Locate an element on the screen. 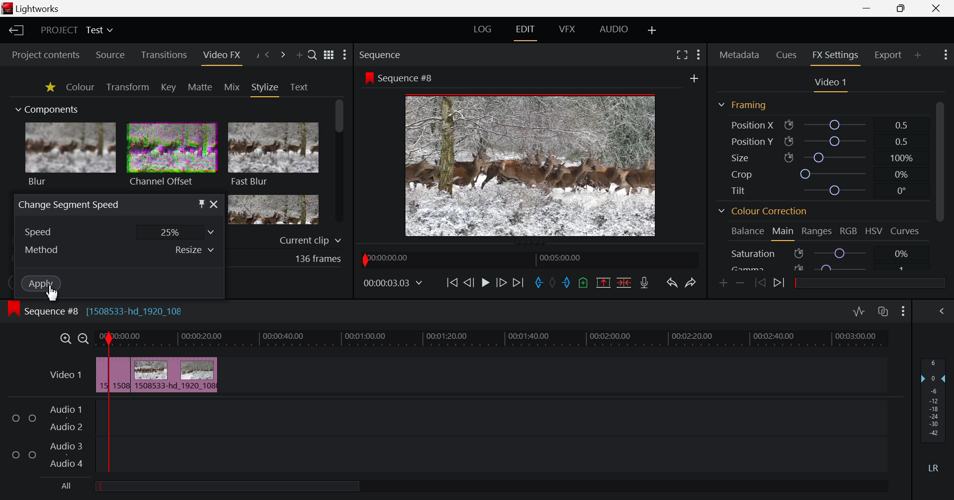  Favorites is located at coordinates (49, 87).